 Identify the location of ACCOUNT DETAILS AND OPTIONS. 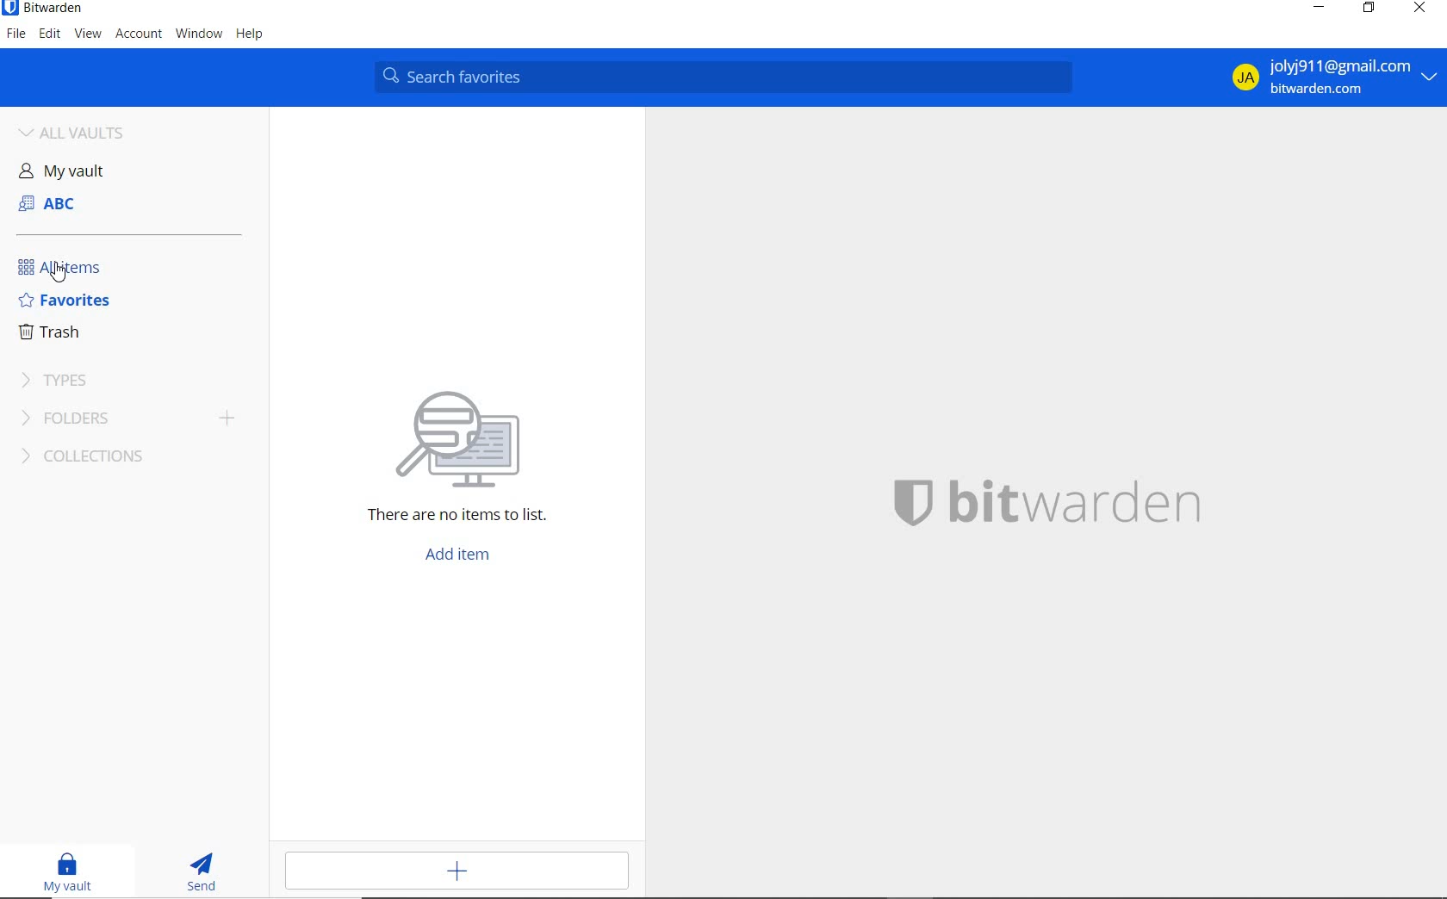
(1328, 77).